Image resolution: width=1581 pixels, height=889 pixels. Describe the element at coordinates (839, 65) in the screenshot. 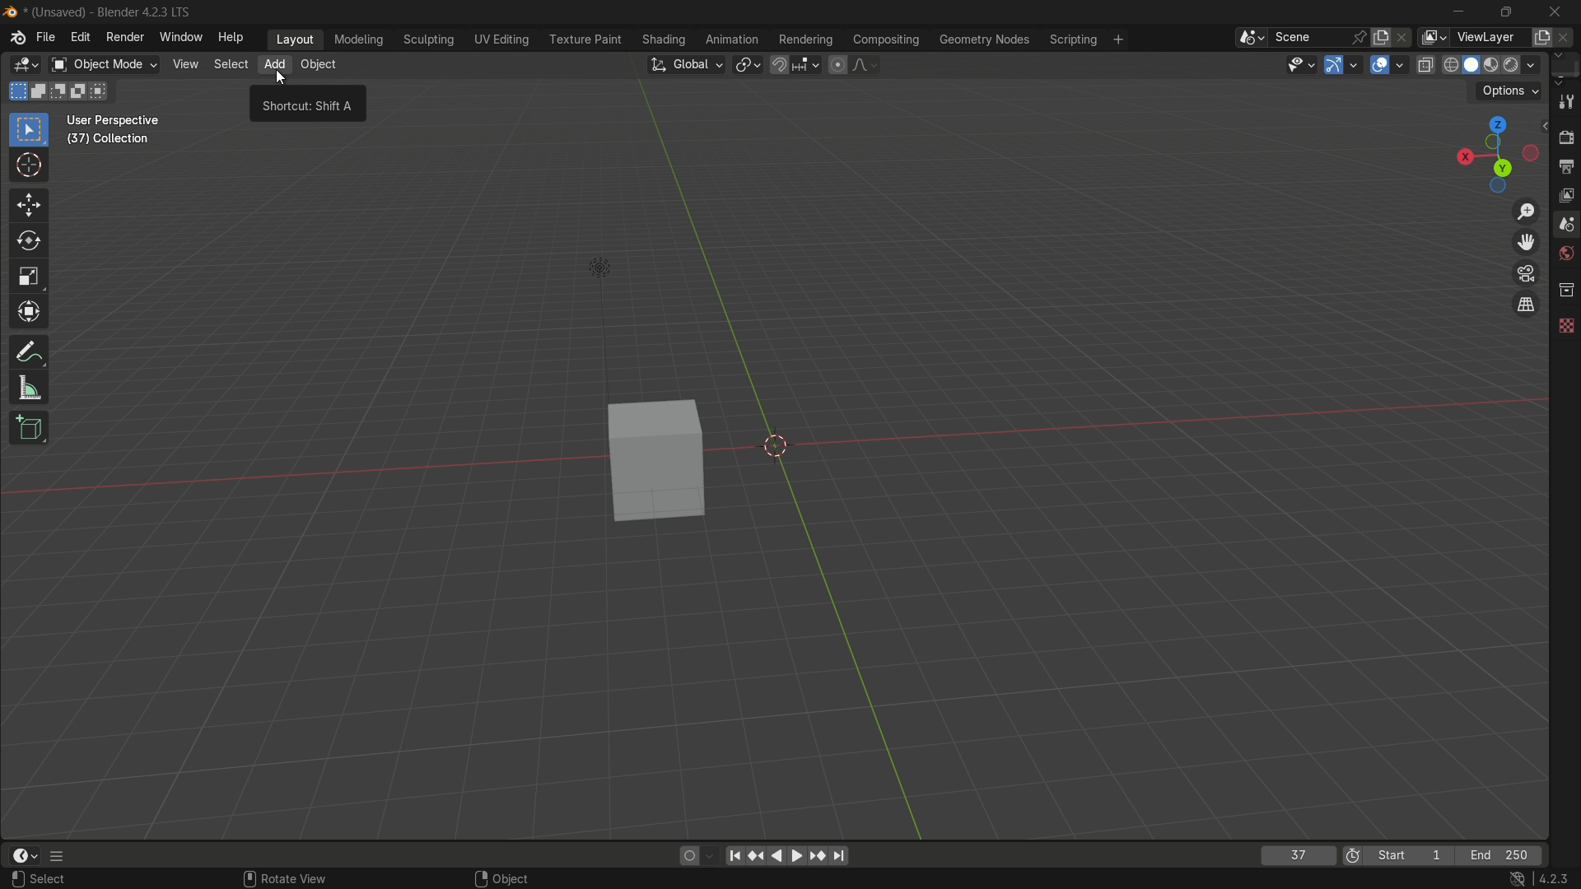

I see `proportional editing object` at that location.